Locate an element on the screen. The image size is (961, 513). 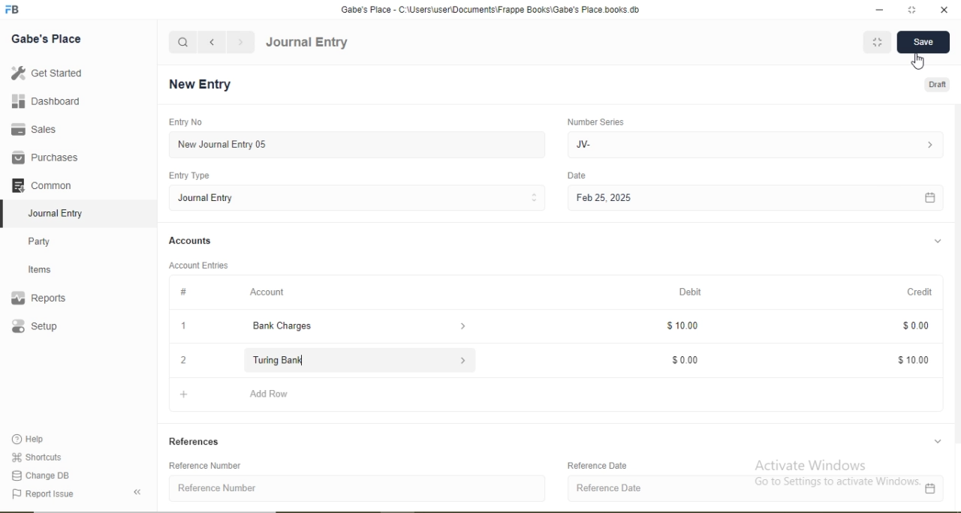
Account Entries is located at coordinates (197, 264).